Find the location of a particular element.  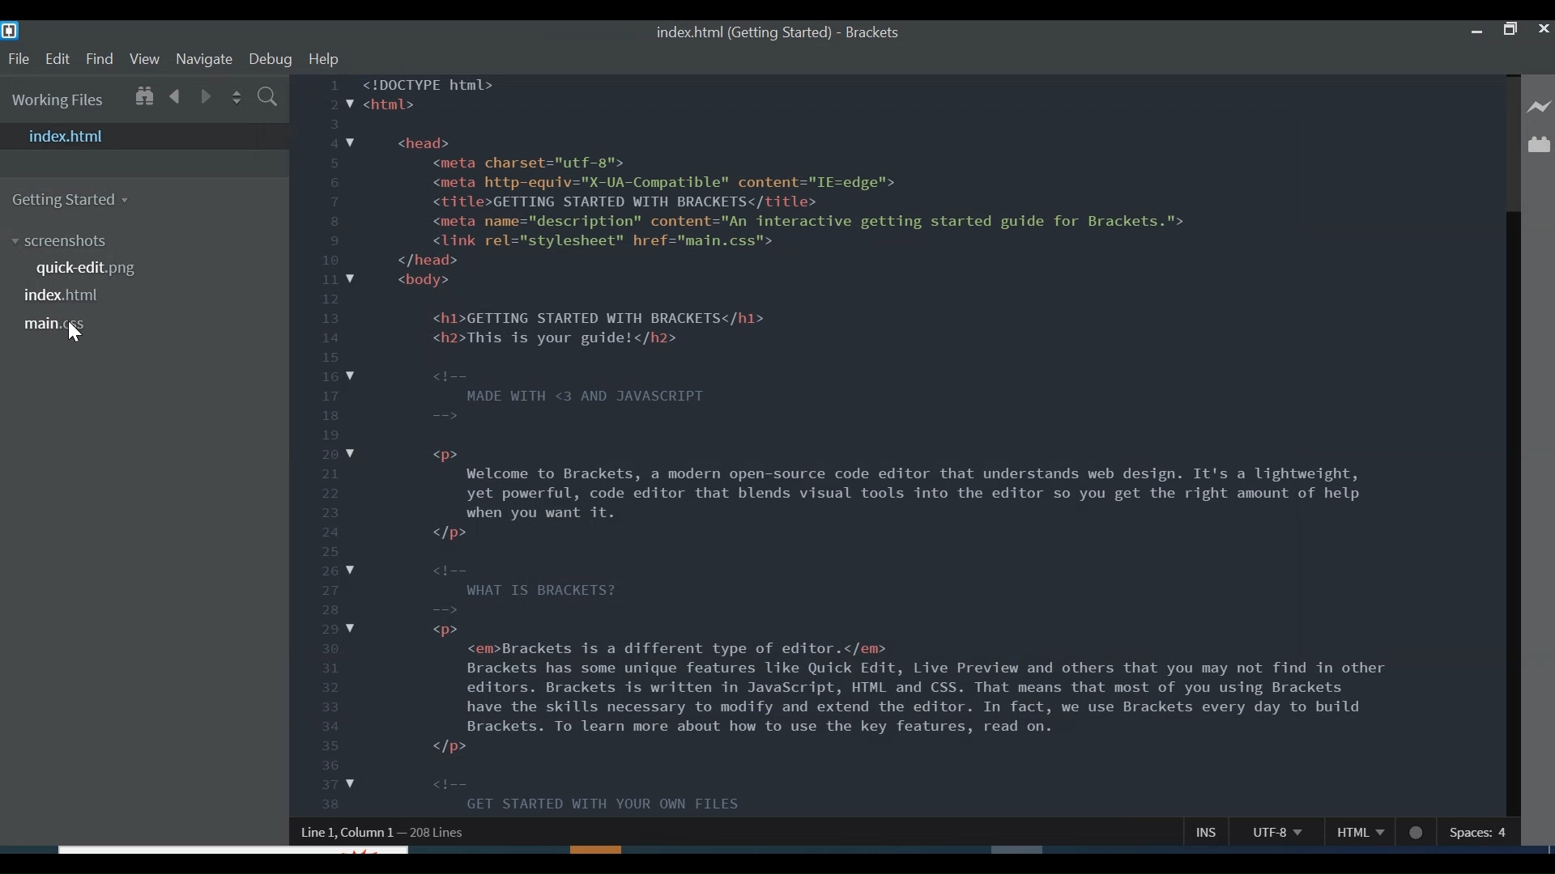

File Type is located at coordinates (1361, 833).